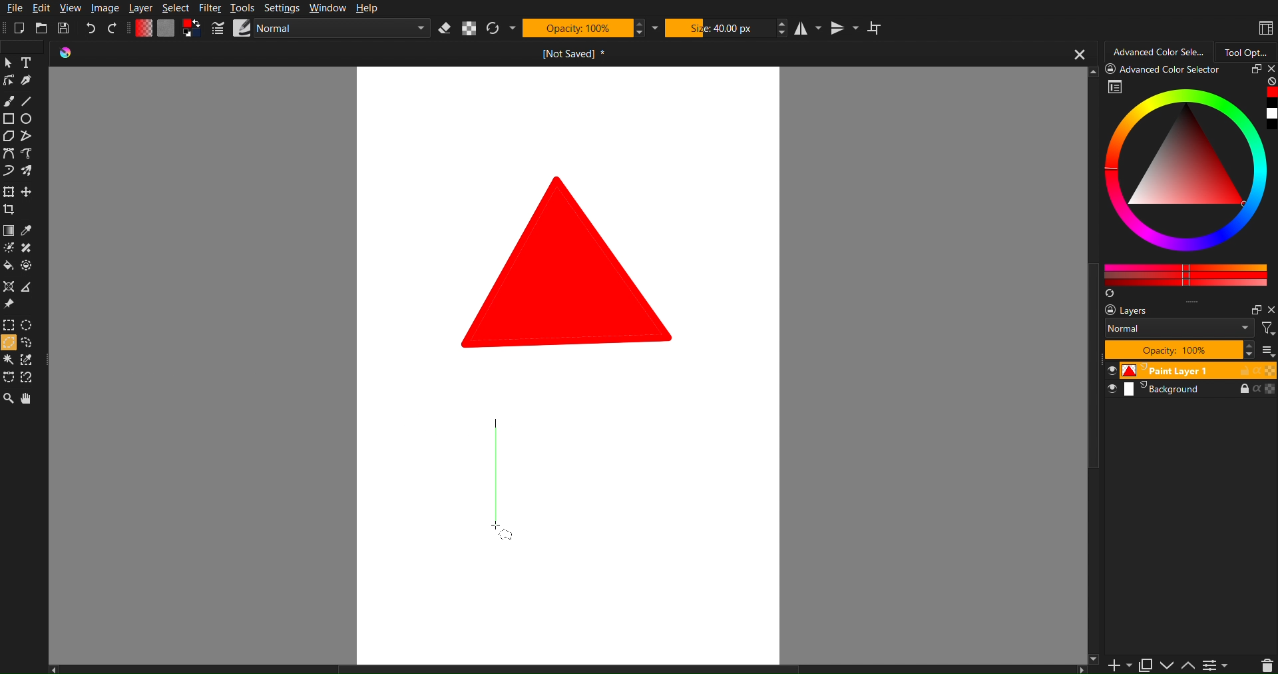 The image size is (1278, 674). What do you see at coordinates (27, 232) in the screenshot?
I see `Dropper` at bounding box center [27, 232].